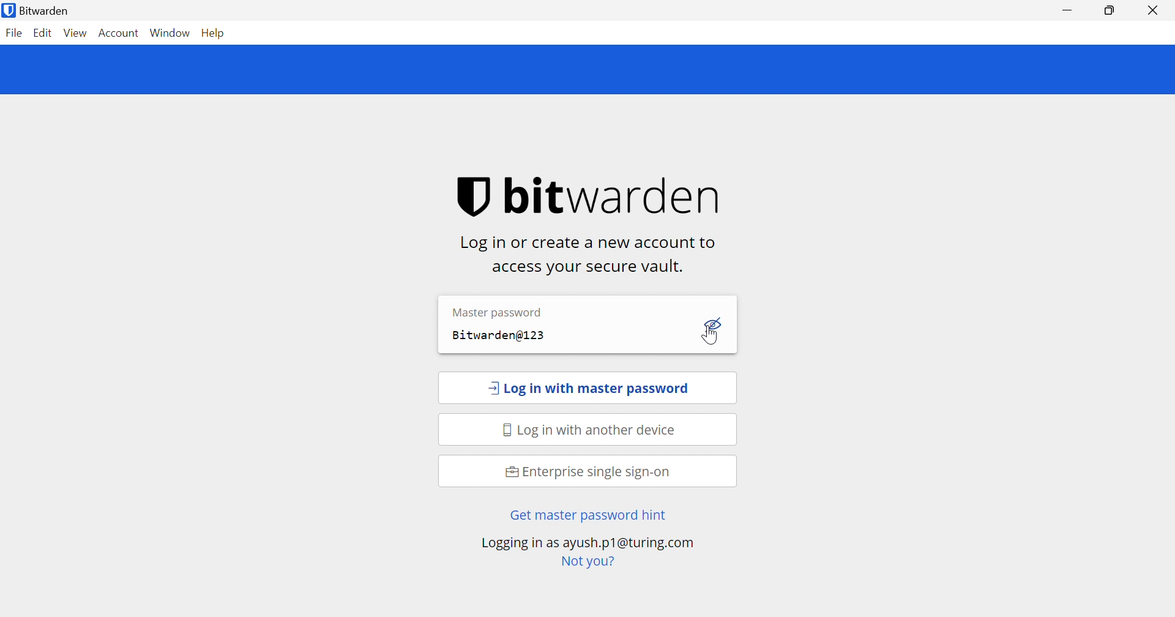 This screenshot has height=617, width=1175. Describe the element at coordinates (171, 32) in the screenshot. I see `Window` at that location.